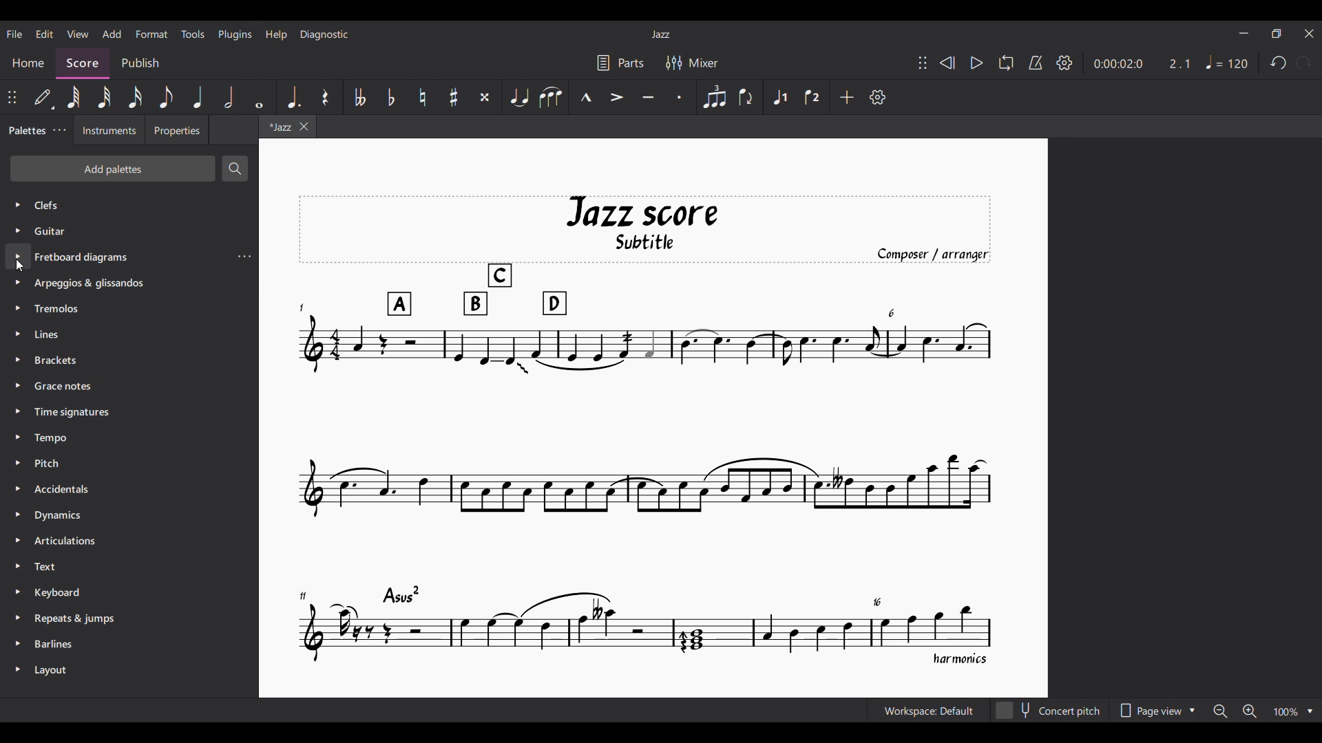  What do you see at coordinates (1049, 711) in the screenshot?
I see `Concert pitch toggle` at bounding box center [1049, 711].